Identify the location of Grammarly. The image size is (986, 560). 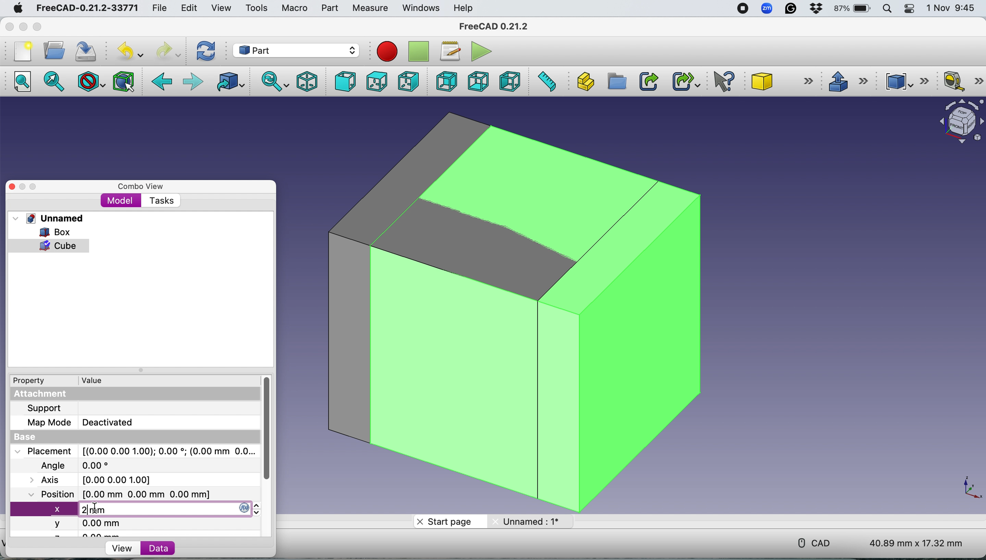
(792, 8).